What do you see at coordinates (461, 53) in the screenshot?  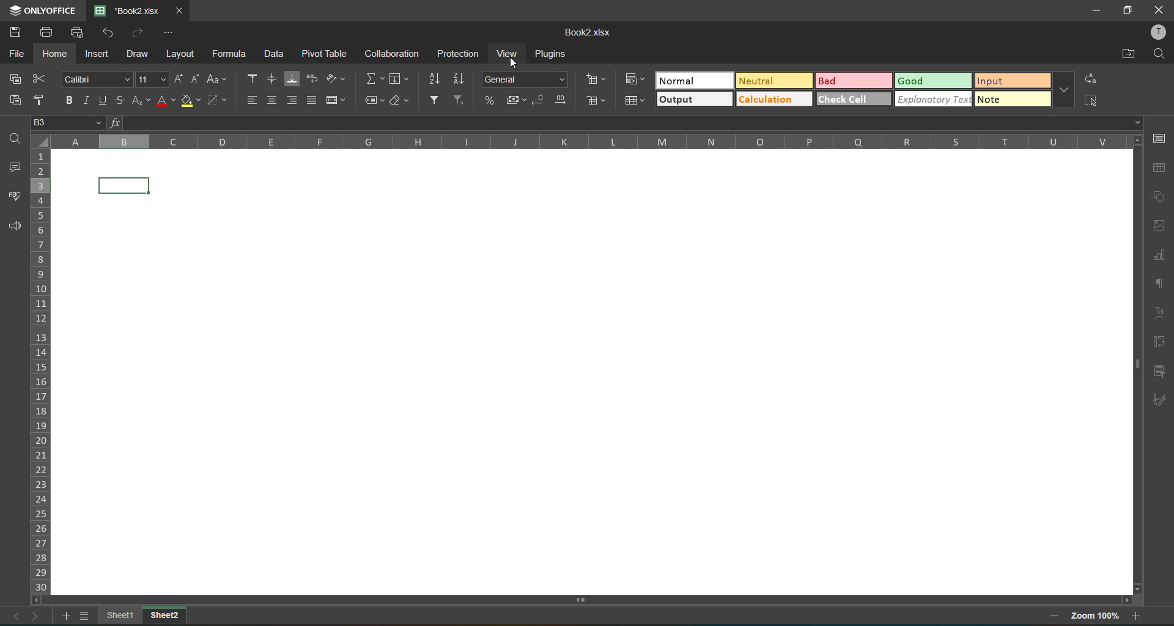 I see `protection` at bounding box center [461, 53].